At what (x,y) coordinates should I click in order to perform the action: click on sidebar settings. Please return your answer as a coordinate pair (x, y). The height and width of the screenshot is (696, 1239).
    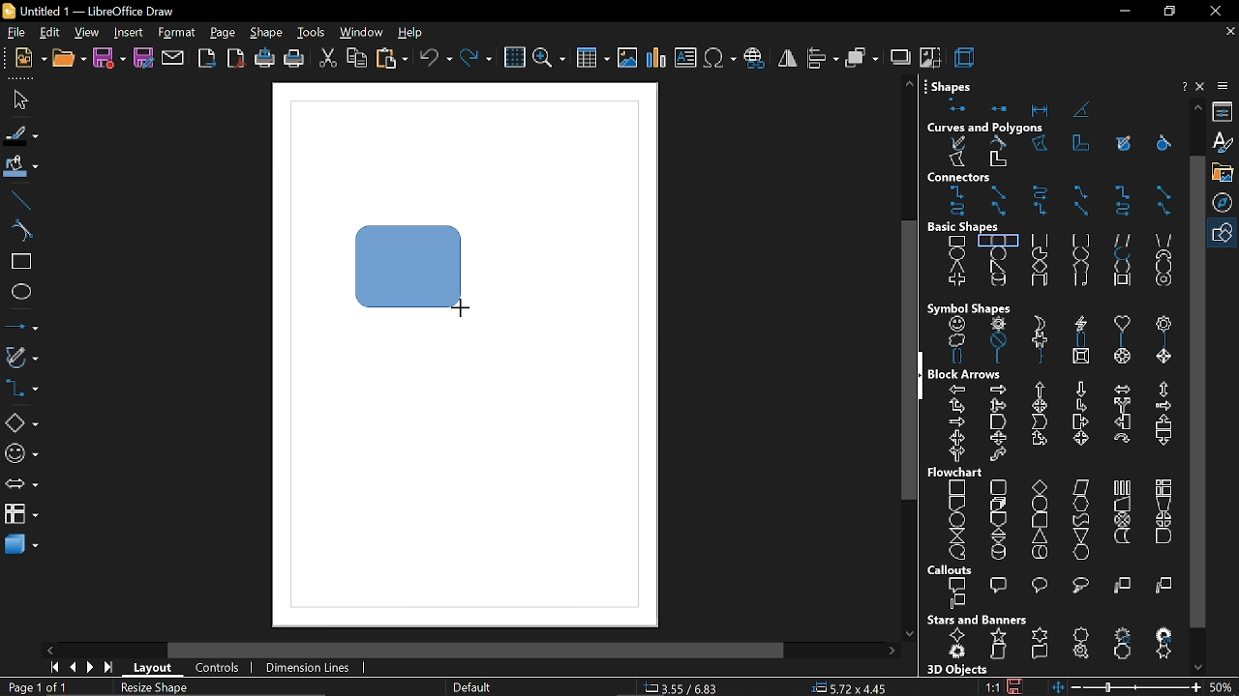
    Looking at the image, I should click on (1224, 86).